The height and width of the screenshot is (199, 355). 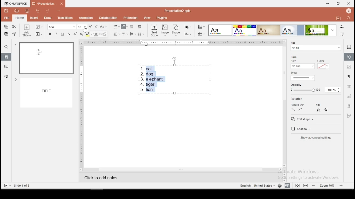 What do you see at coordinates (7, 185) in the screenshot?
I see `start slide show` at bounding box center [7, 185].